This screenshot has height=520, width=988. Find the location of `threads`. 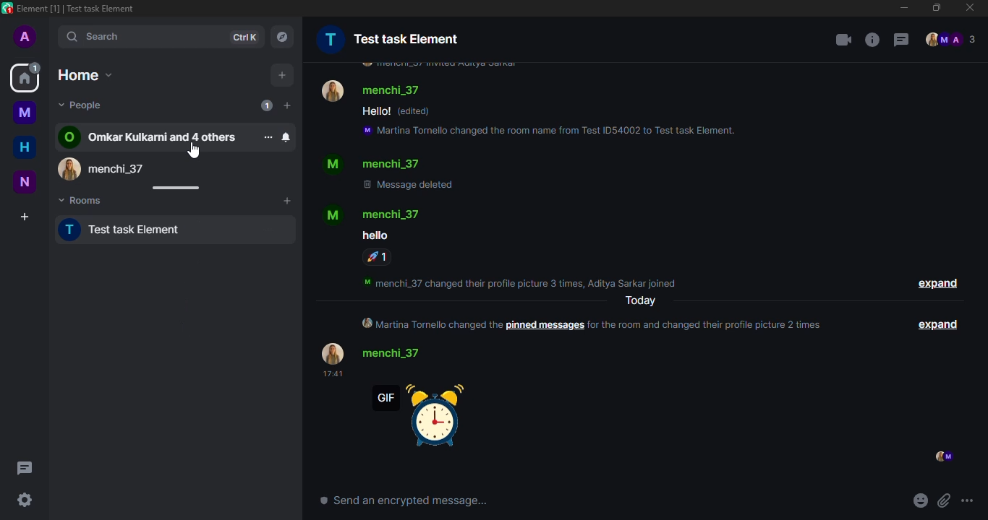

threads is located at coordinates (900, 40).